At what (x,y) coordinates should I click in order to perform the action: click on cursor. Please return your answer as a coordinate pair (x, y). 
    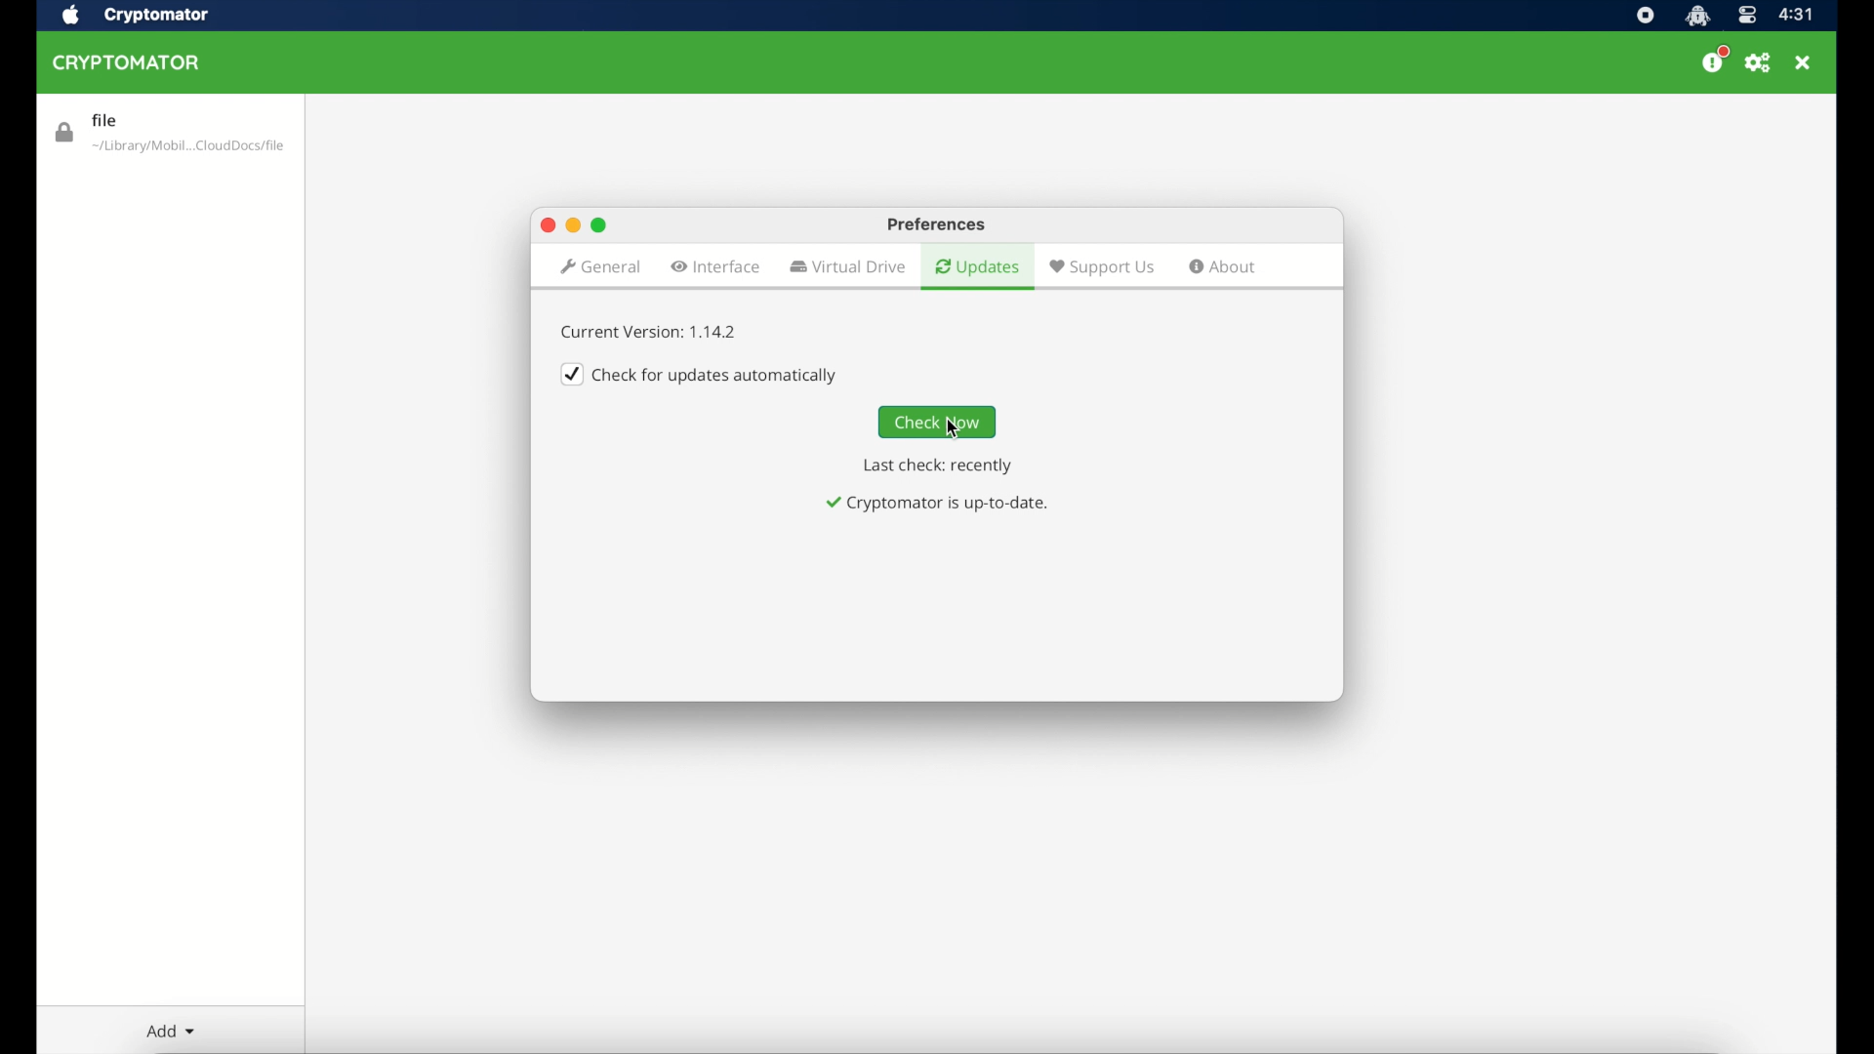
    Looking at the image, I should click on (955, 429).